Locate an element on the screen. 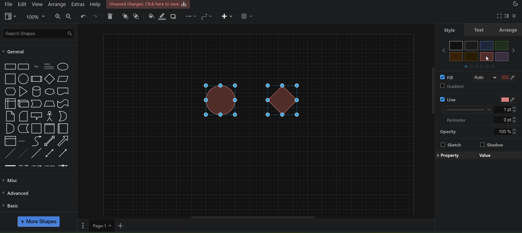 This screenshot has width=522, height=233. Rectangle is located at coordinates (10, 67).